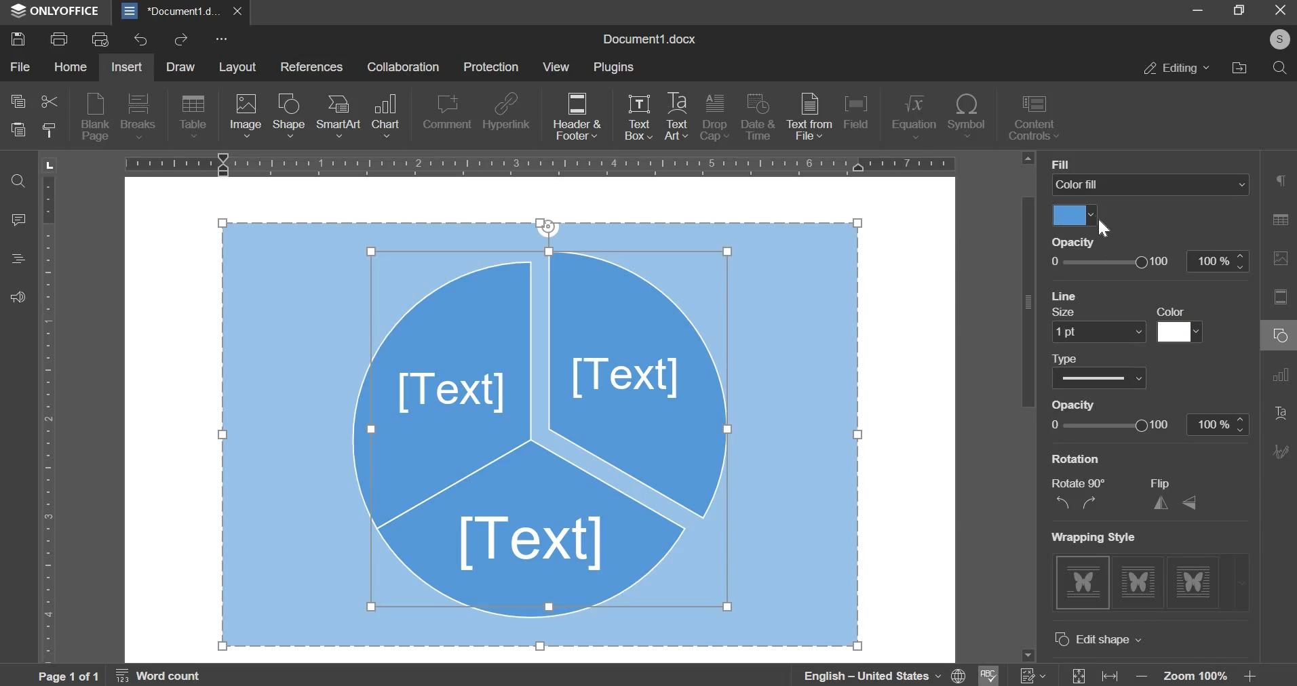 Image resolution: width=1297 pixels, height=686 pixels. I want to click on , so click(1084, 241).